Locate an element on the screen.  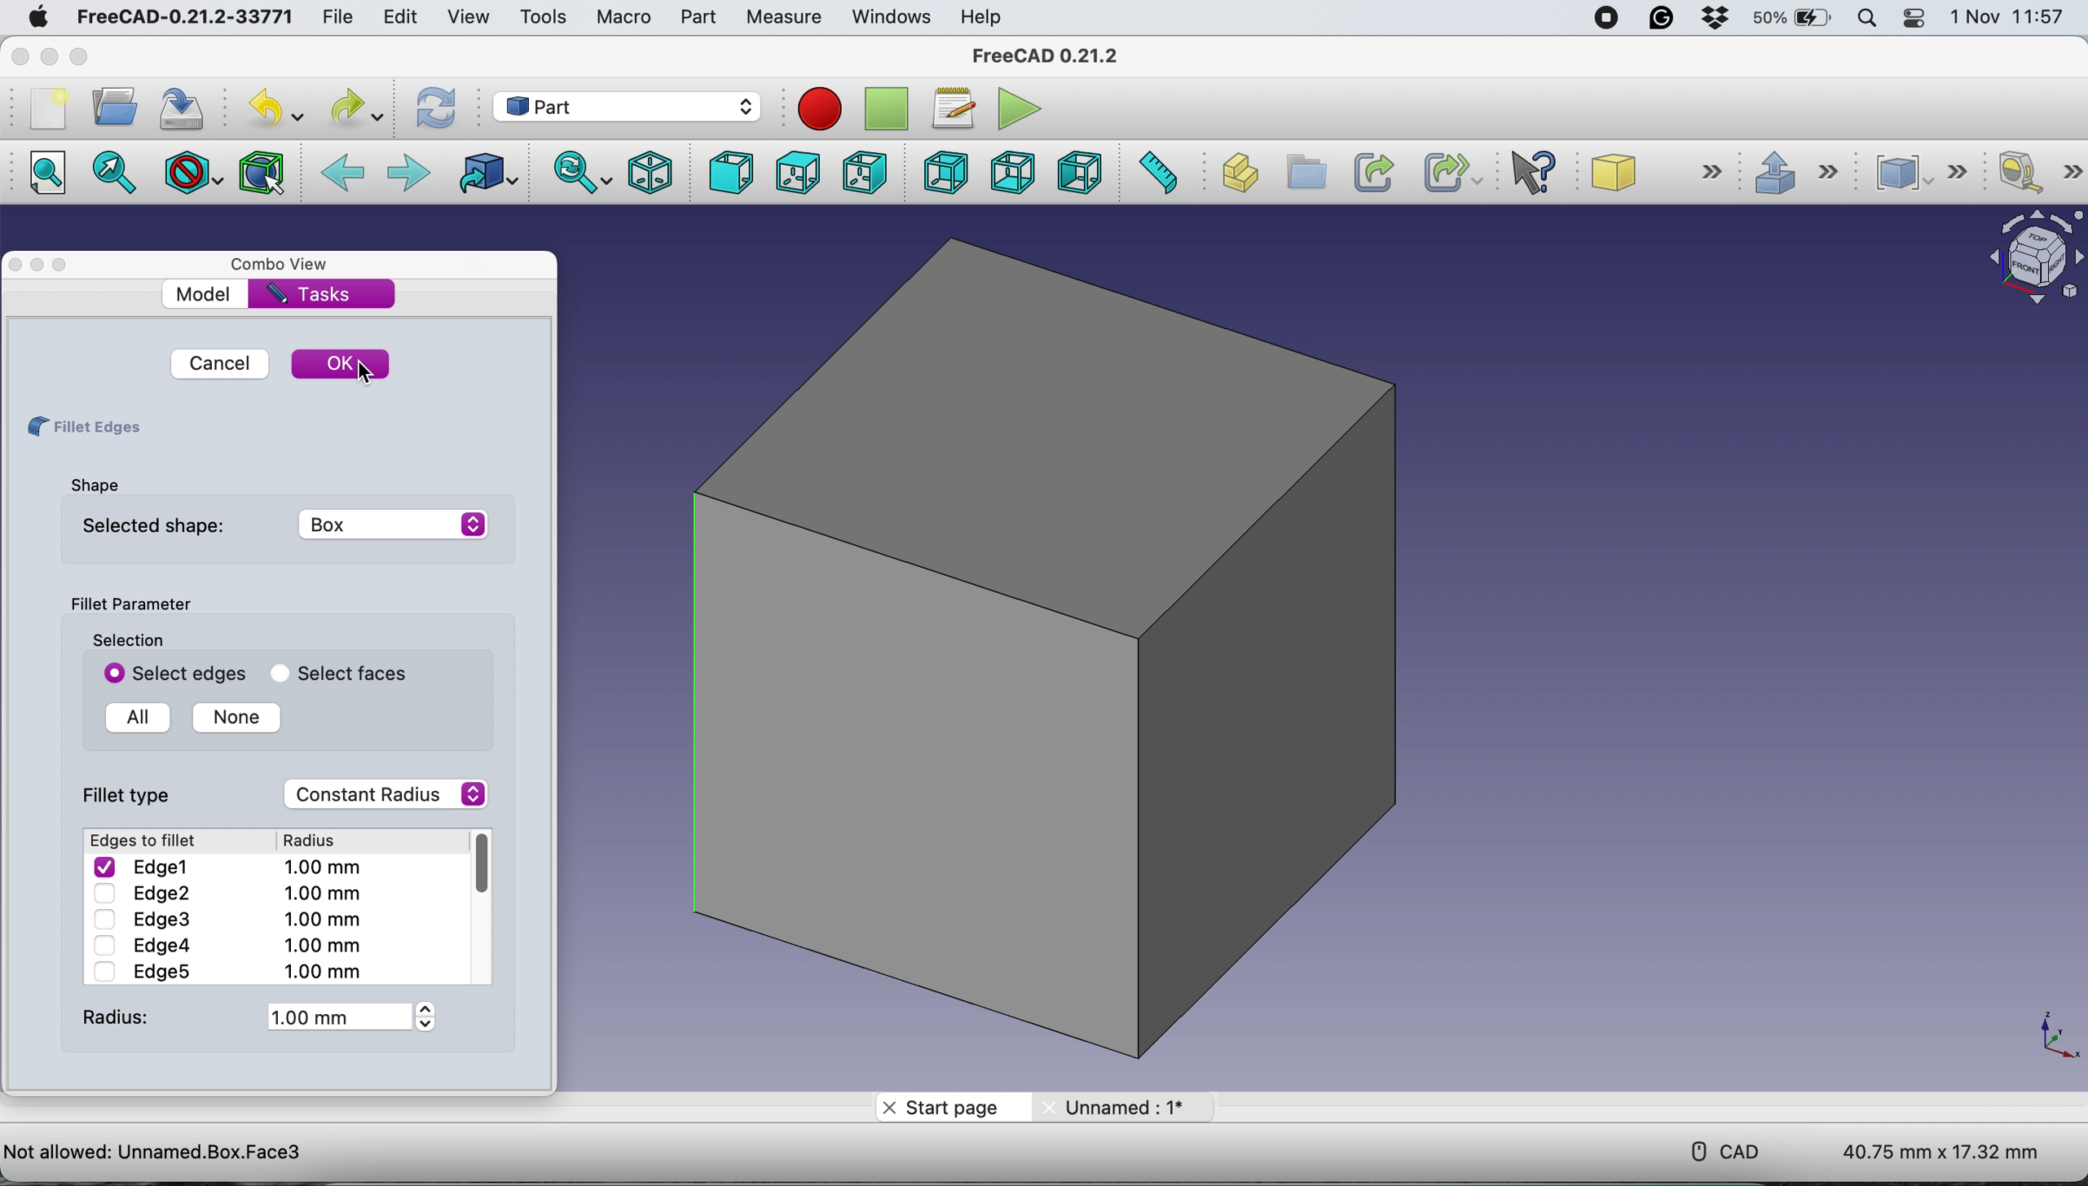
measure distance is located at coordinates (1156, 173).